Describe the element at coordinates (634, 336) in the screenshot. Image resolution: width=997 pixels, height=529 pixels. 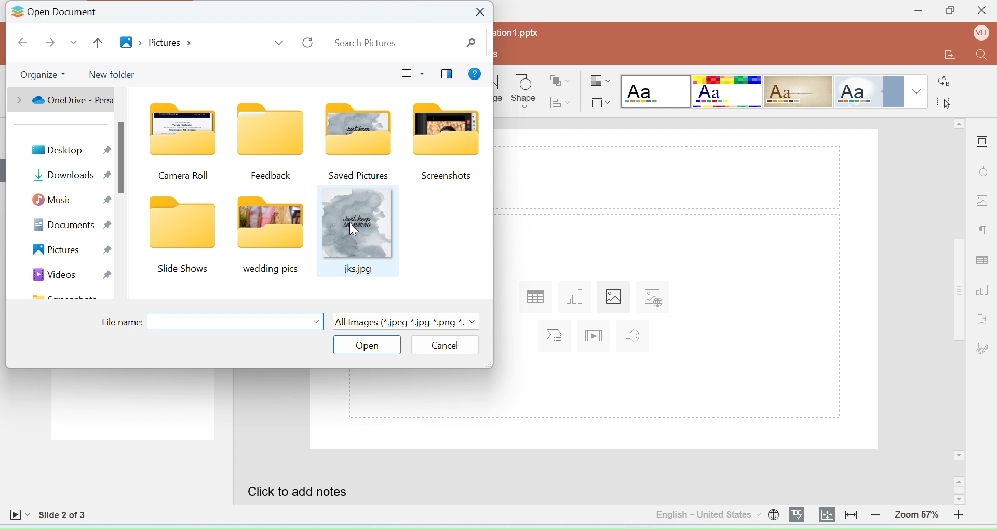
I see `insert audio` at that location.